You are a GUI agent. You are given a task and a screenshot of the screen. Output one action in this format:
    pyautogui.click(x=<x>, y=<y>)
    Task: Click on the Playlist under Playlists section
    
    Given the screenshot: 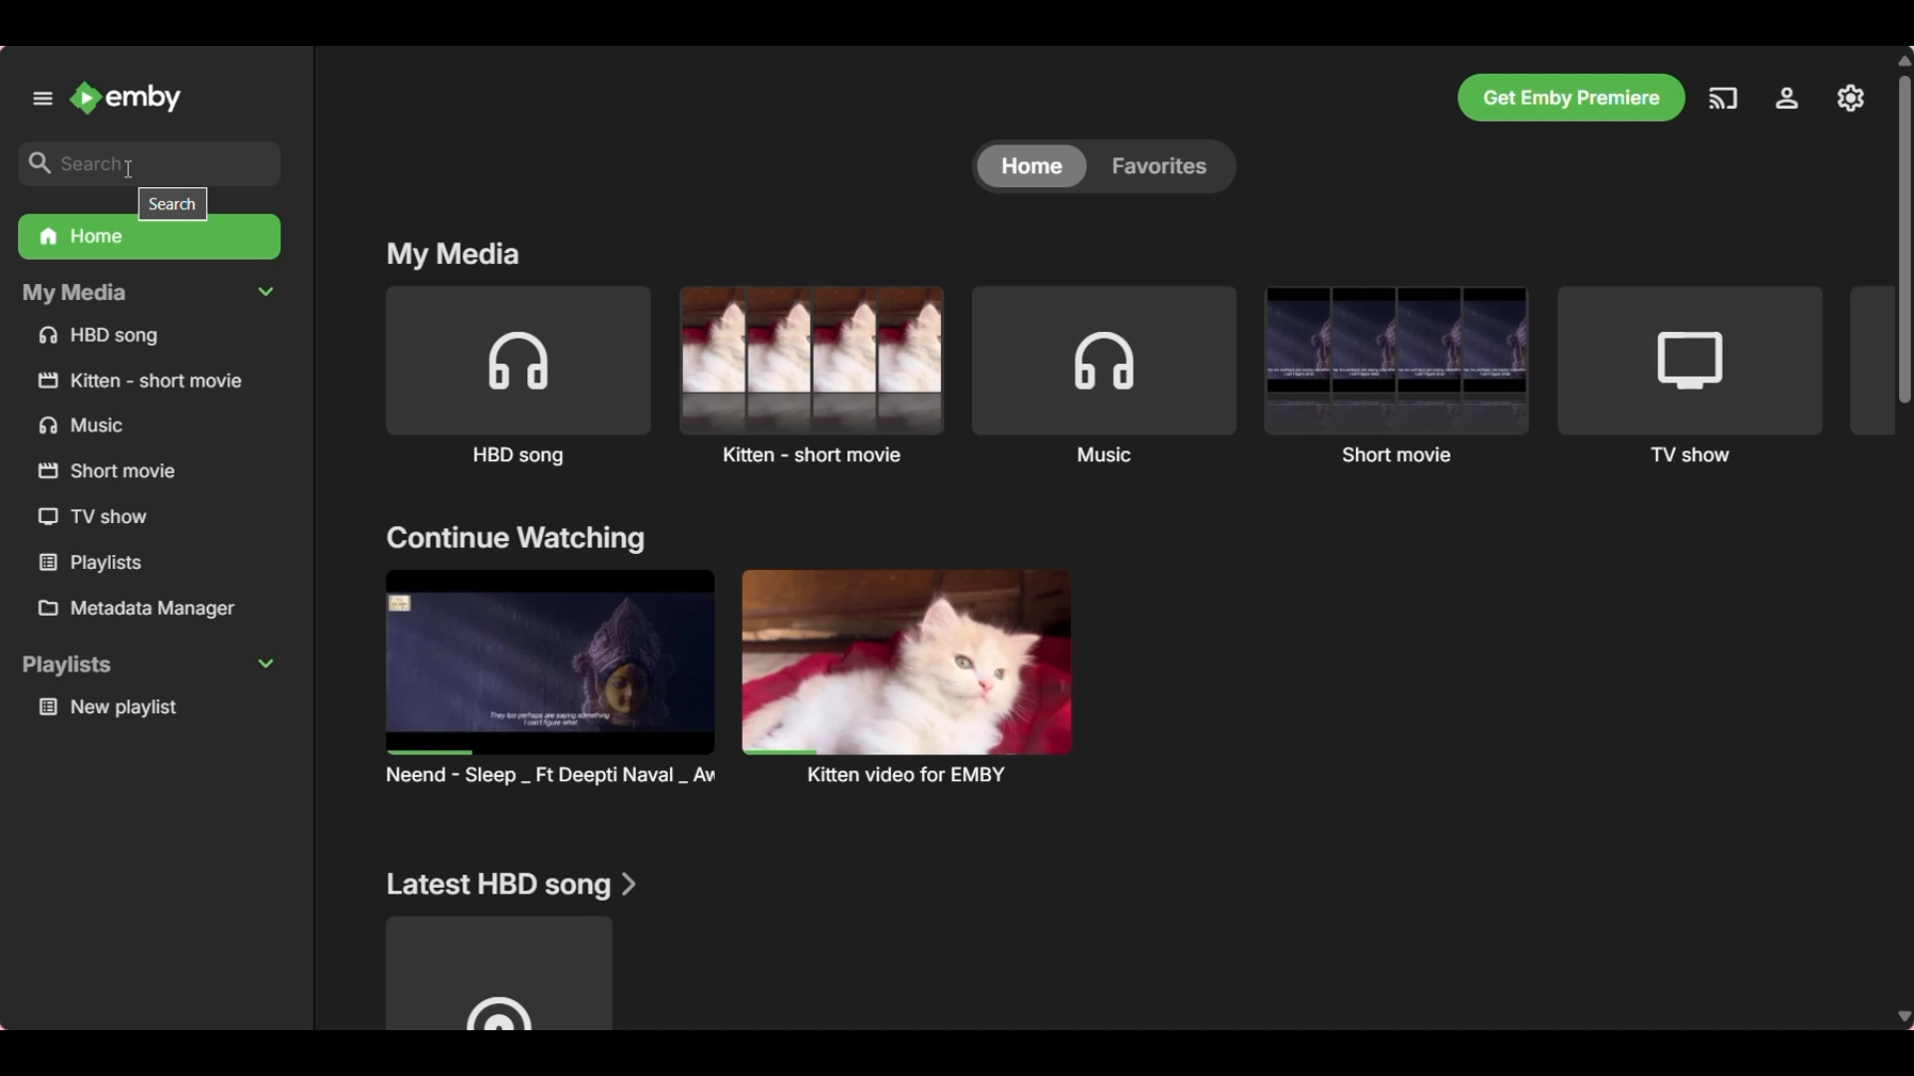 What is the action you would take?
    pyautogui.click(x=152, y=706)
    